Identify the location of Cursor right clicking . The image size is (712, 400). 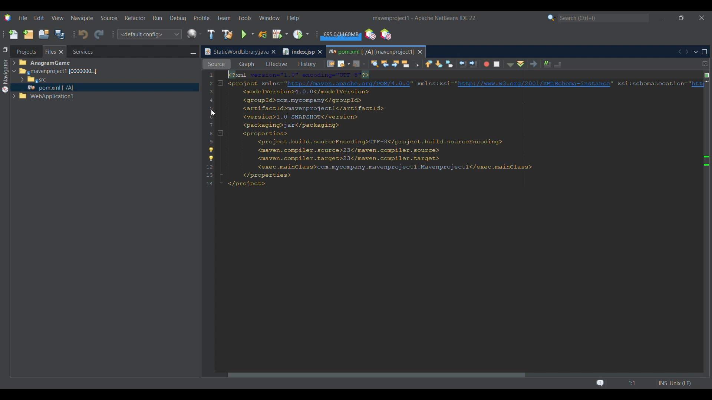
(213, 113).